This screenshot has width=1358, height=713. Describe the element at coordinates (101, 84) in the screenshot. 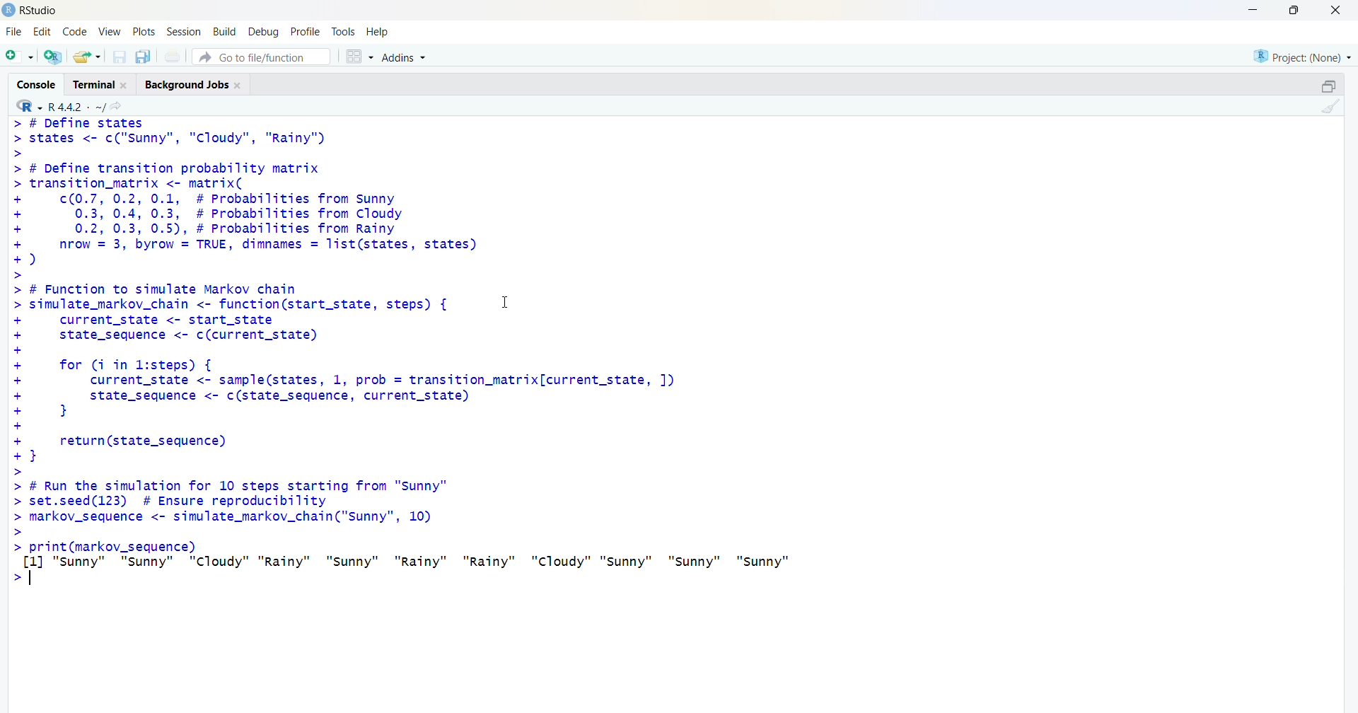

I see `terminal` at that location.